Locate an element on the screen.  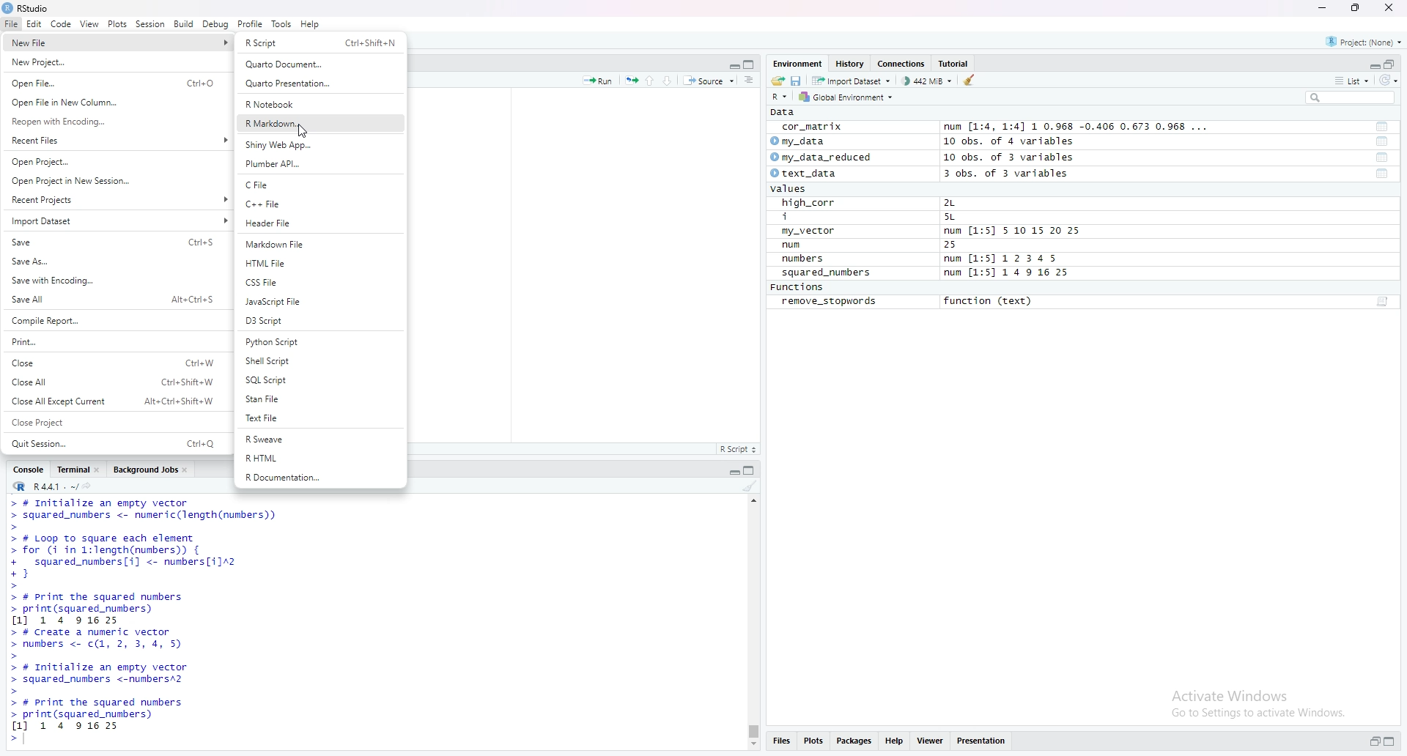
R Documentation... is located at coordinates (319, 478).